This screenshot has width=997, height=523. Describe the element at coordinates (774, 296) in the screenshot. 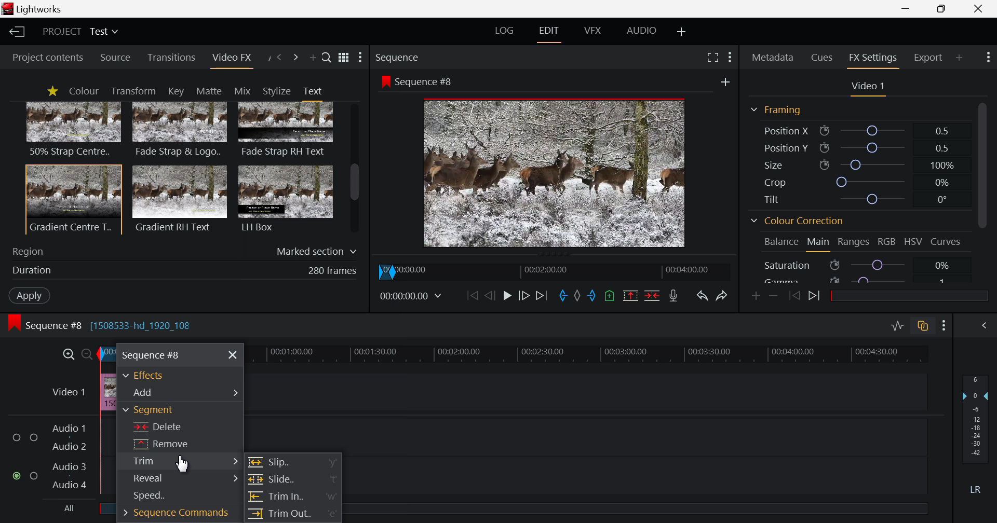

I see `remove keyframe` at that location.